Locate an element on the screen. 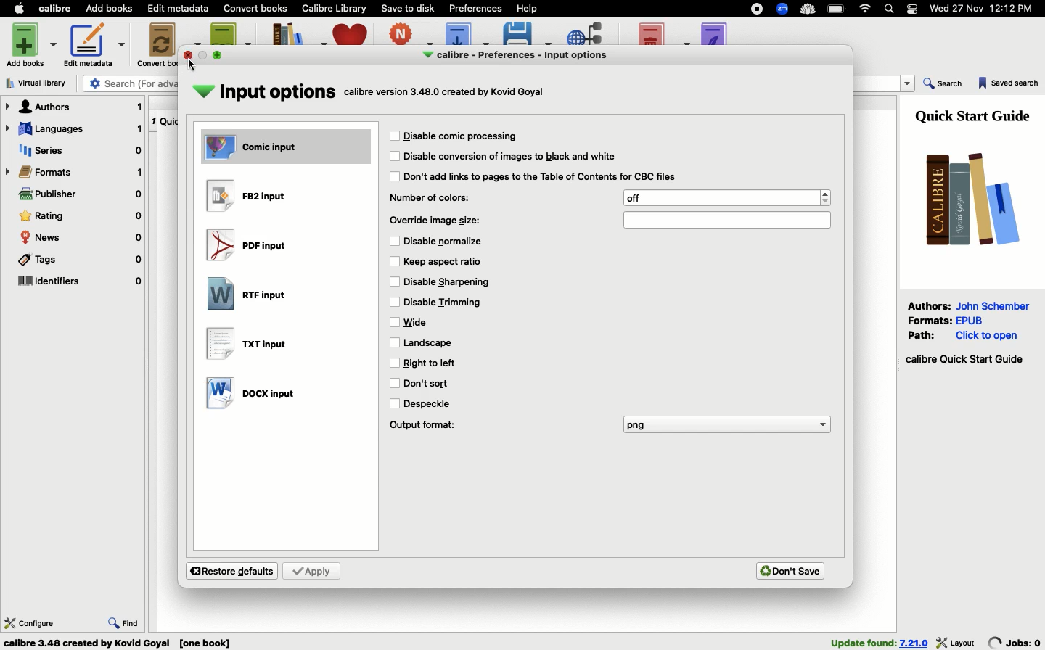  Bar is located at coordinates (726, 219).